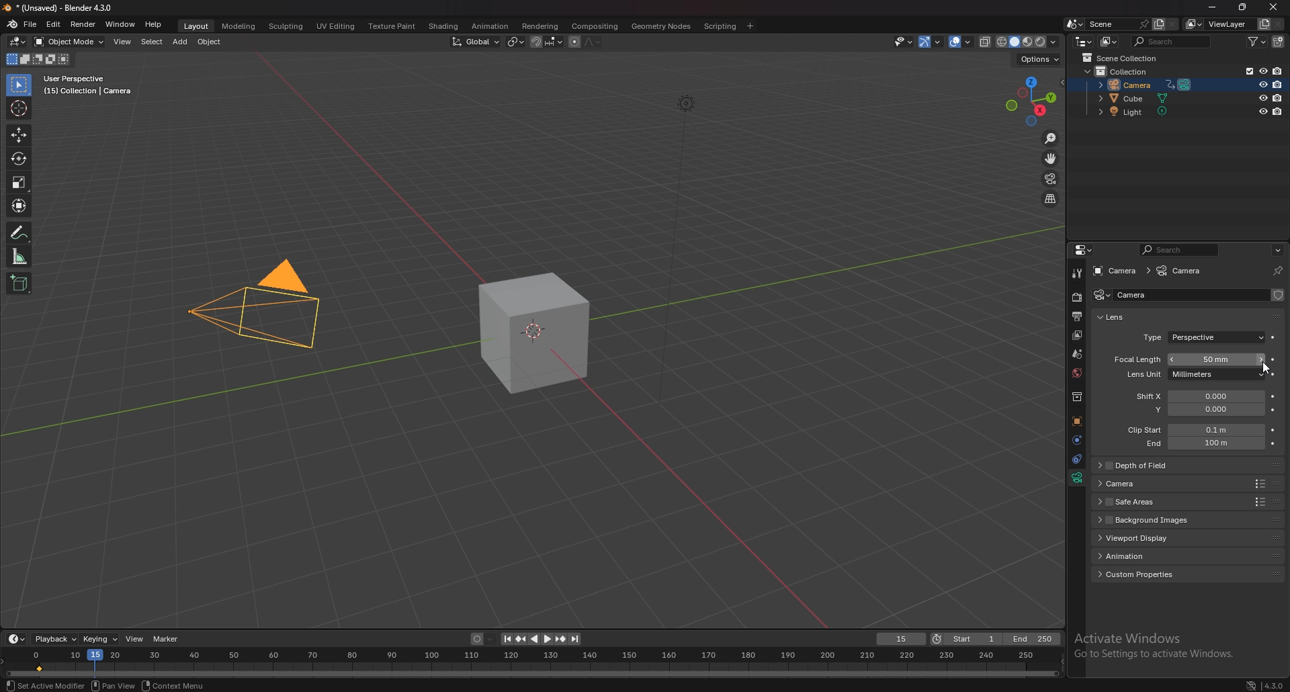 This screenshot has width=1290, height=692. I want to click on window, so click(121, 24).